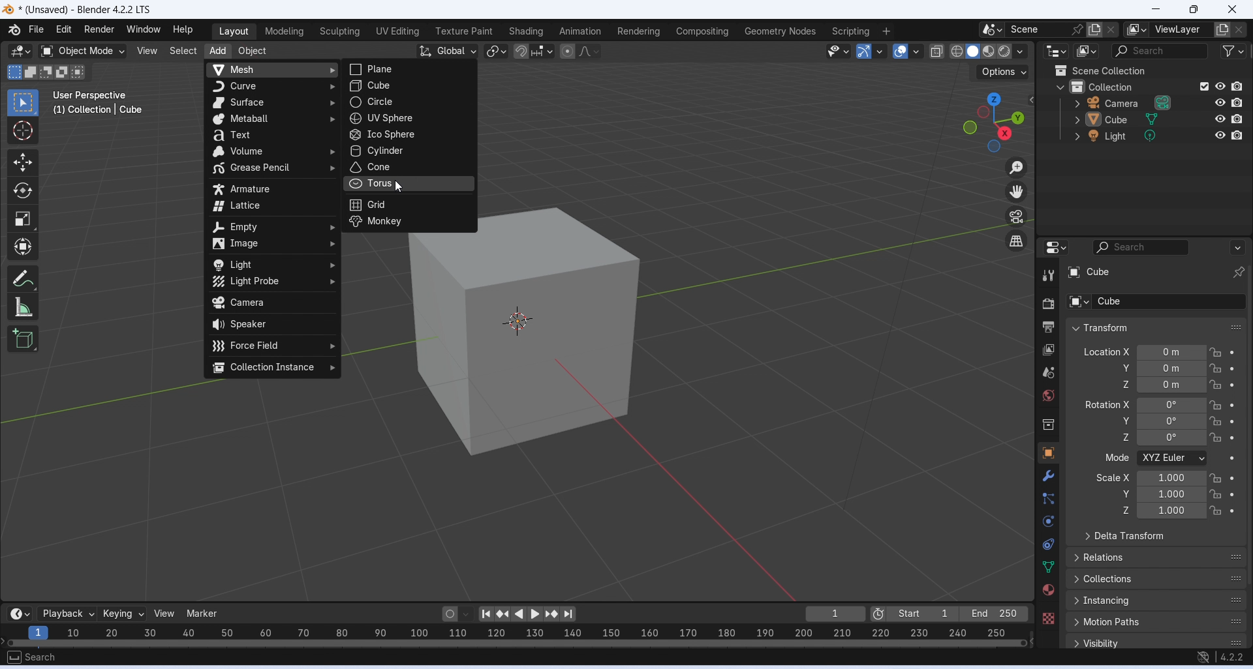 The width and height of the screenshot is (1253, 669). What do you see at coordinates (271, 205) in the screenshot?
I see `lattice` at bounding box center [271, 205].